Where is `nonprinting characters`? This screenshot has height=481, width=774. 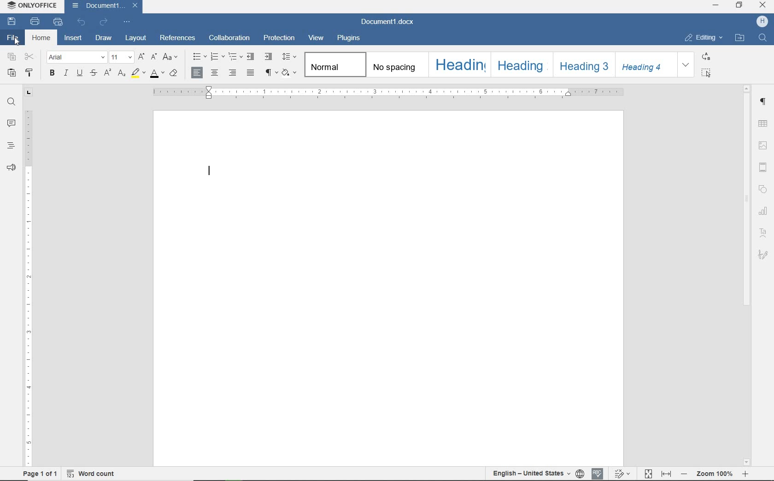 nonprinting characters is located at coordinates (270, 73).